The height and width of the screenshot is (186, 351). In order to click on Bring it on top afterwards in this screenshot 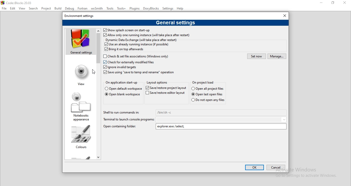, I will do `click(126, 50)`.